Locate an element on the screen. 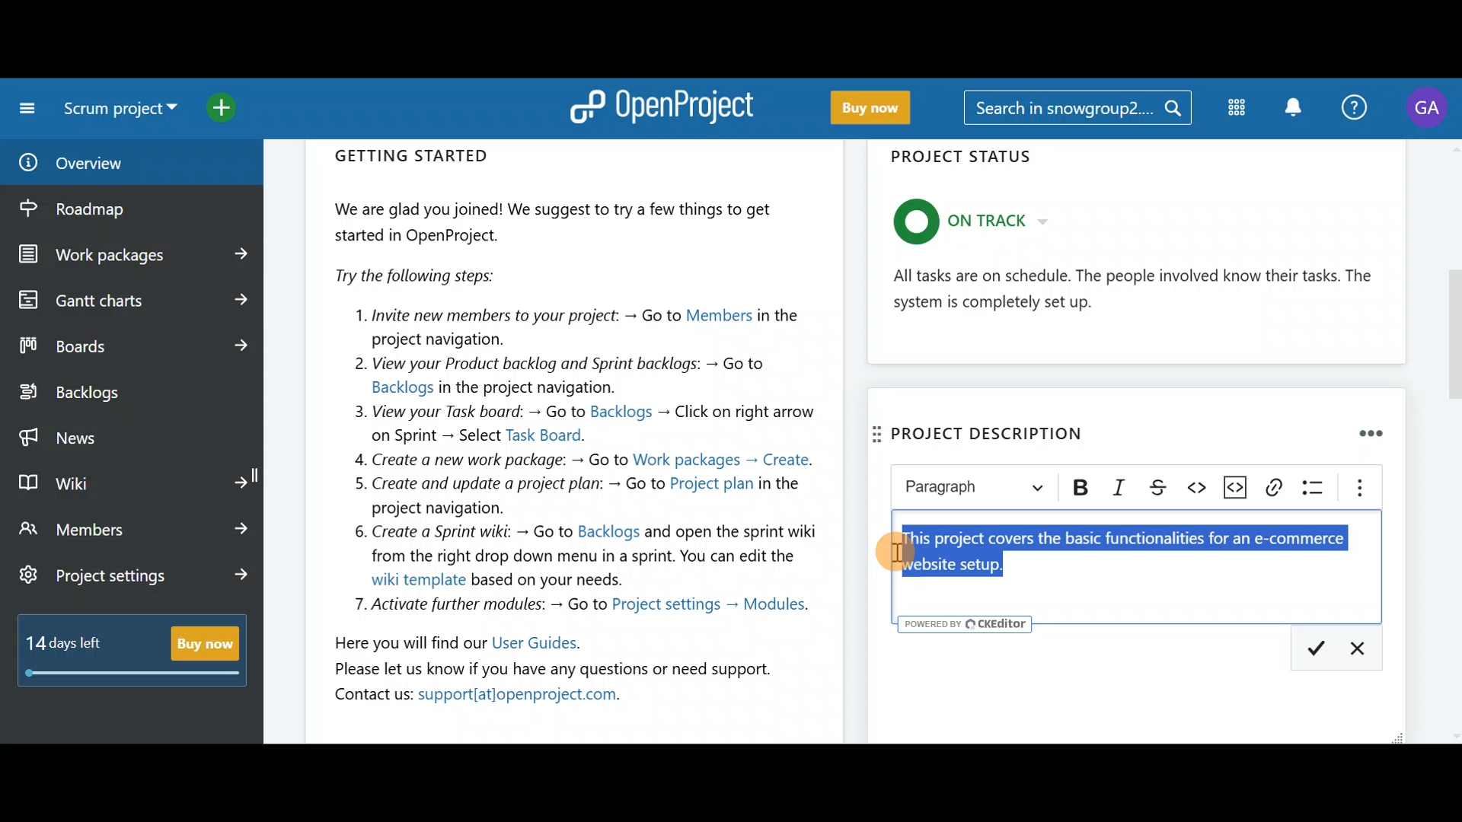 The width and height of the screenshot is (1462, 822). Buy now is located at coordinates (139, 659).